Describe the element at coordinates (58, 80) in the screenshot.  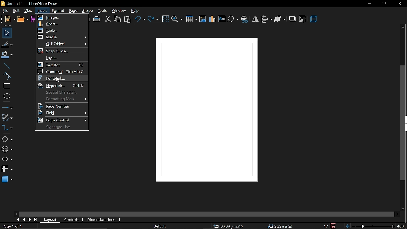
I see `Cursor` at that location.